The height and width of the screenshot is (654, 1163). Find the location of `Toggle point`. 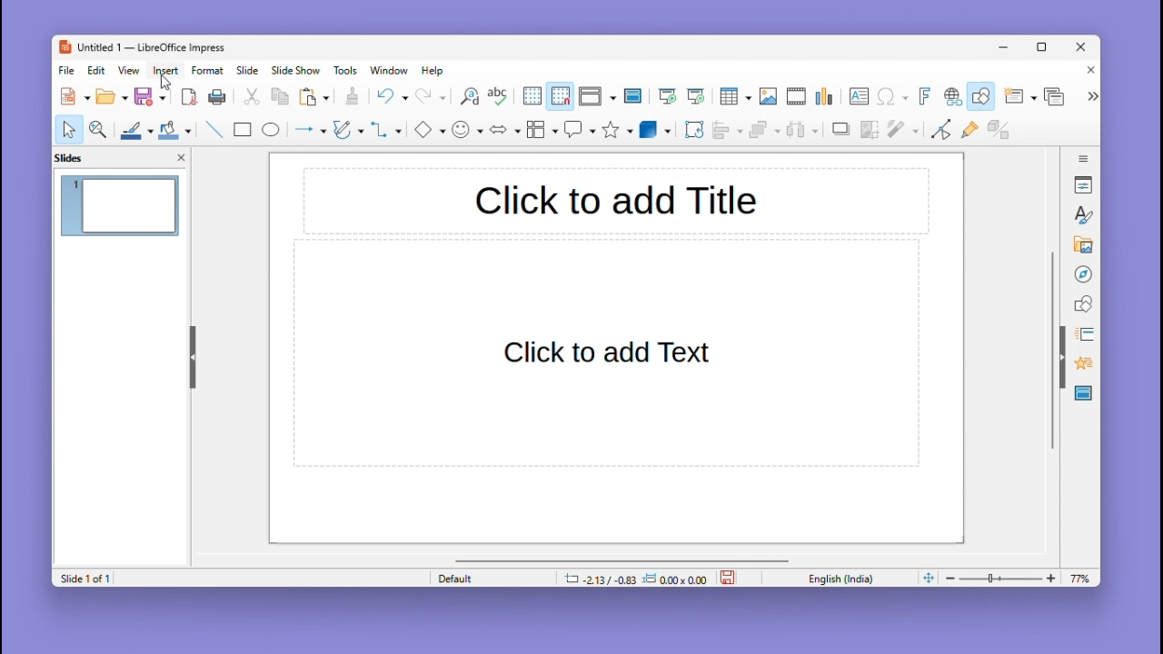

Toggle point is located at coordinates (939, 133).